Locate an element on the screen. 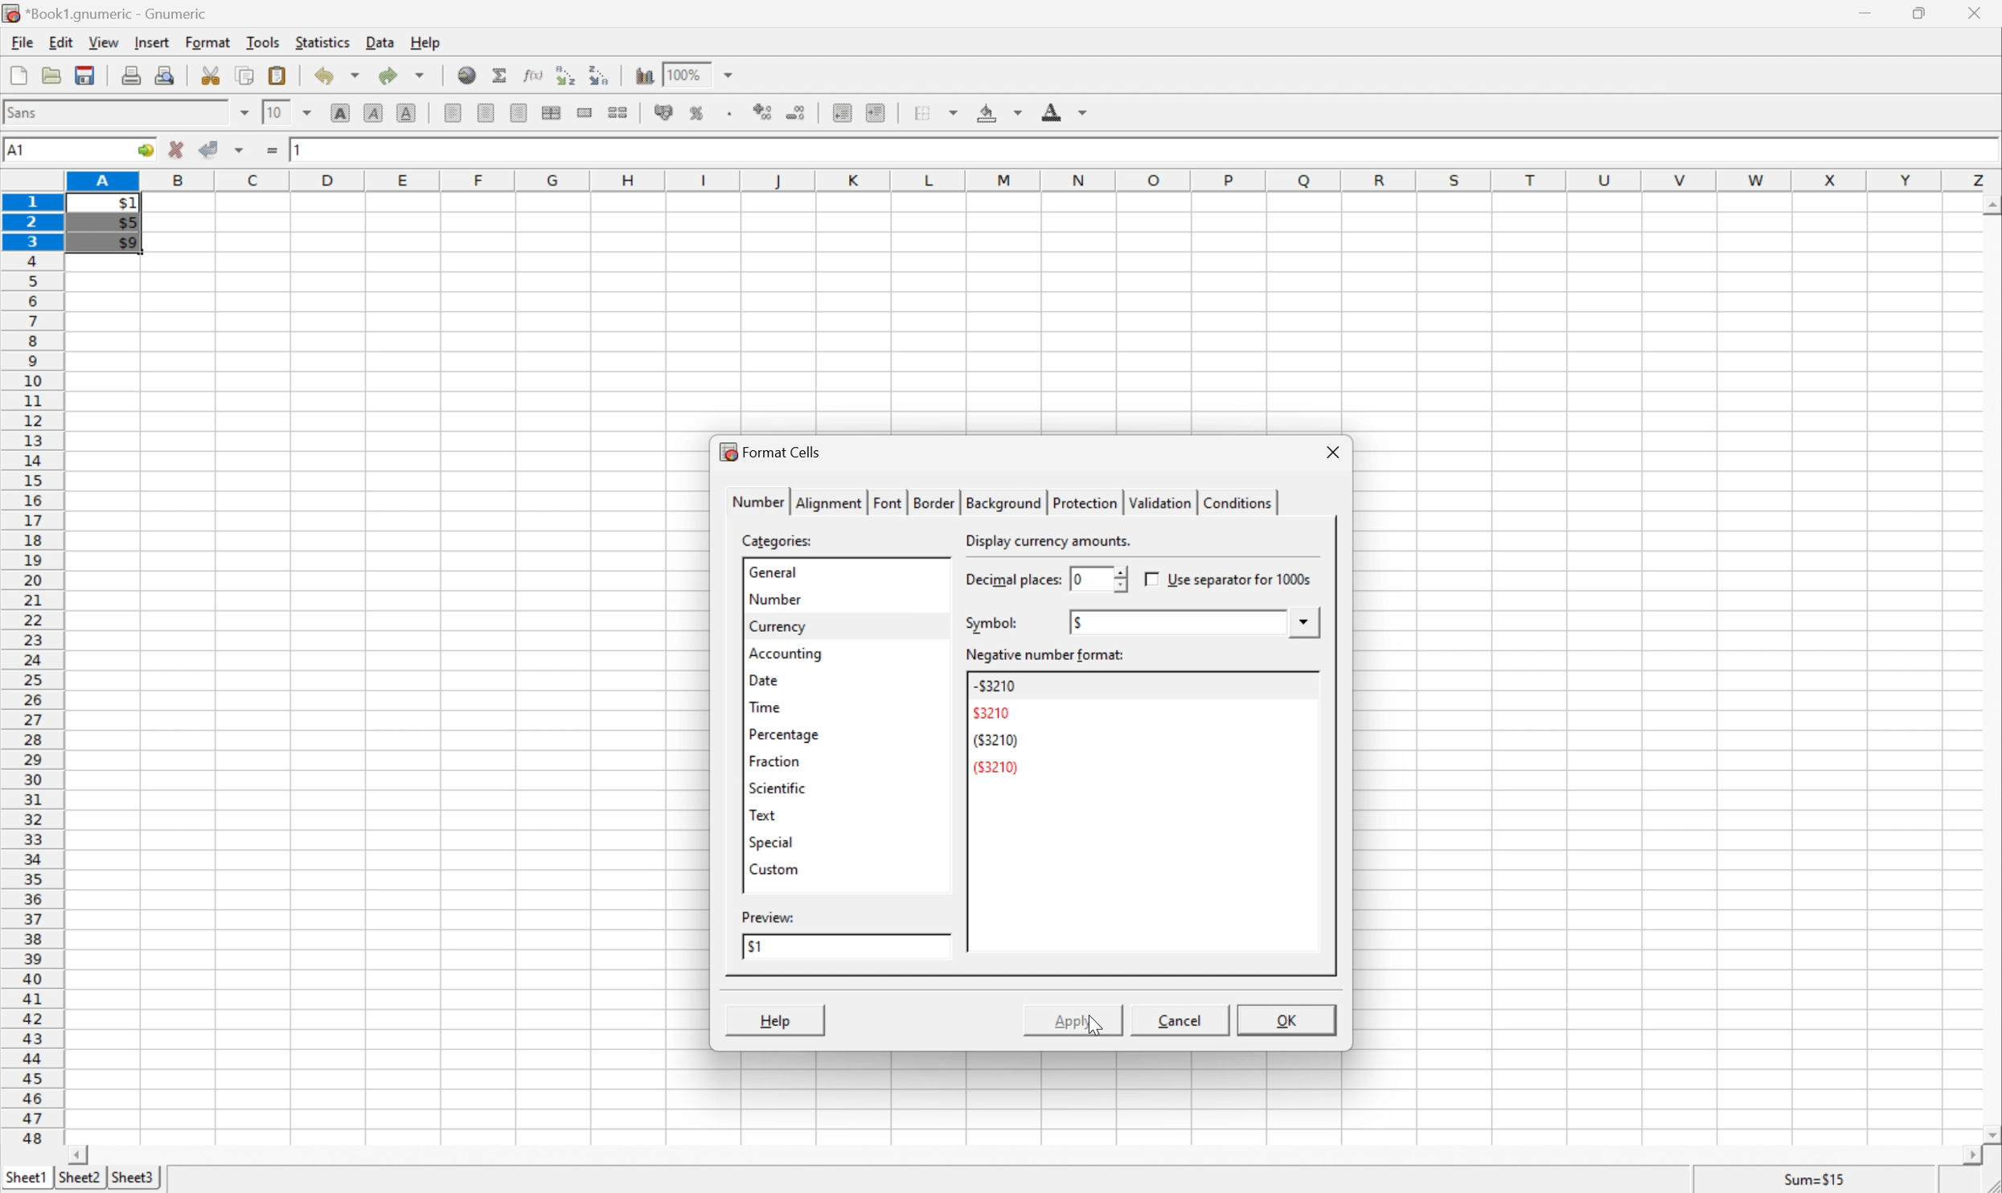 The width and height of the screenshot is (2002, 1193). font is located at coordinates (888, 502).